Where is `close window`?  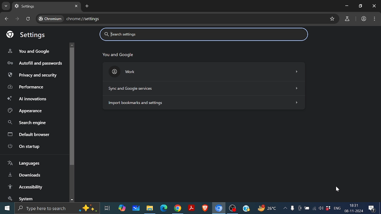
close window is located at coordinates (374, 6).